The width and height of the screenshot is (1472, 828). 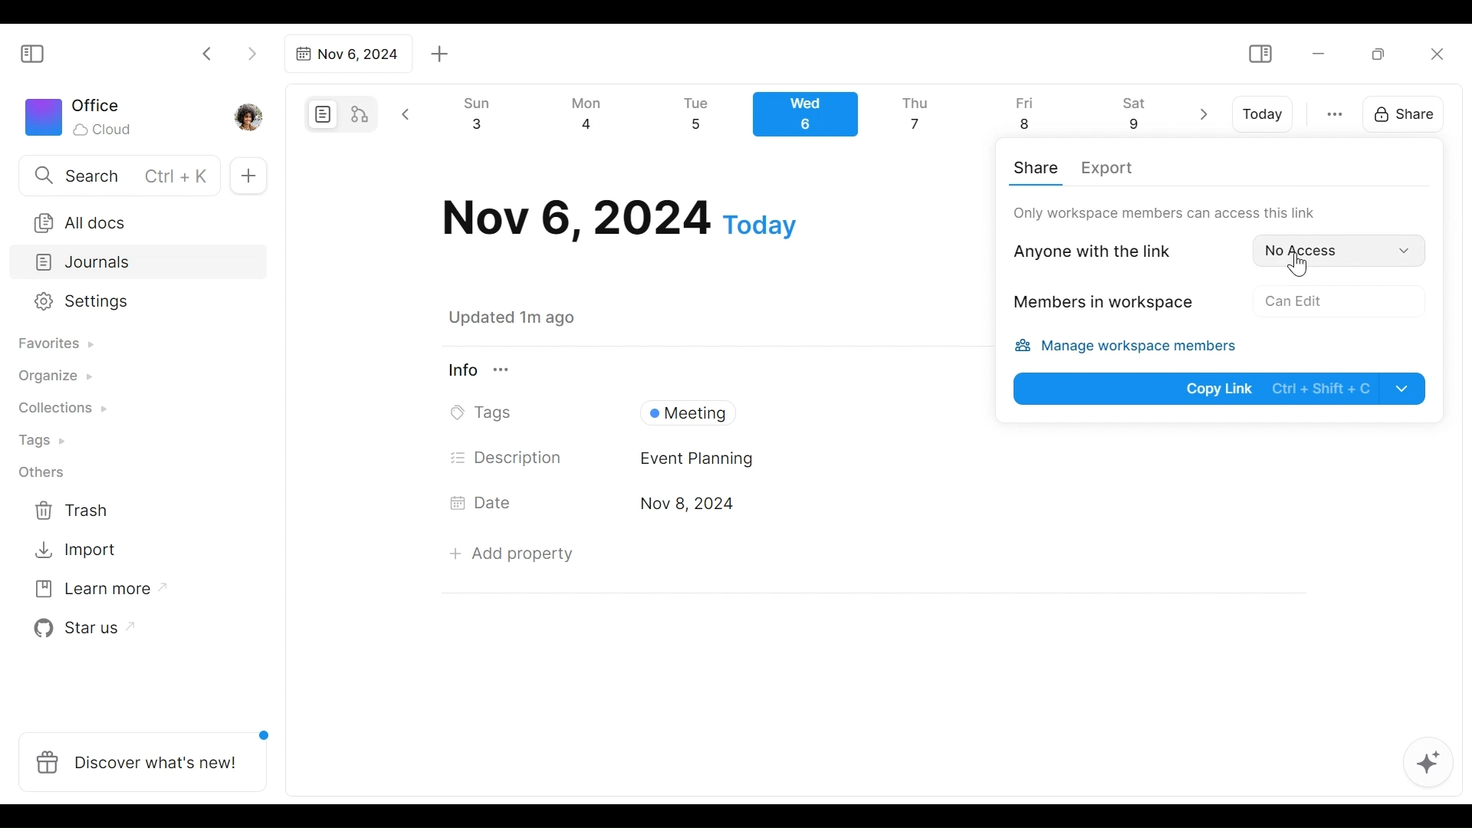 What do you see at coordinates (133, 220) in the screenshot?
I see `All documents` at bounding box center [133, 220].